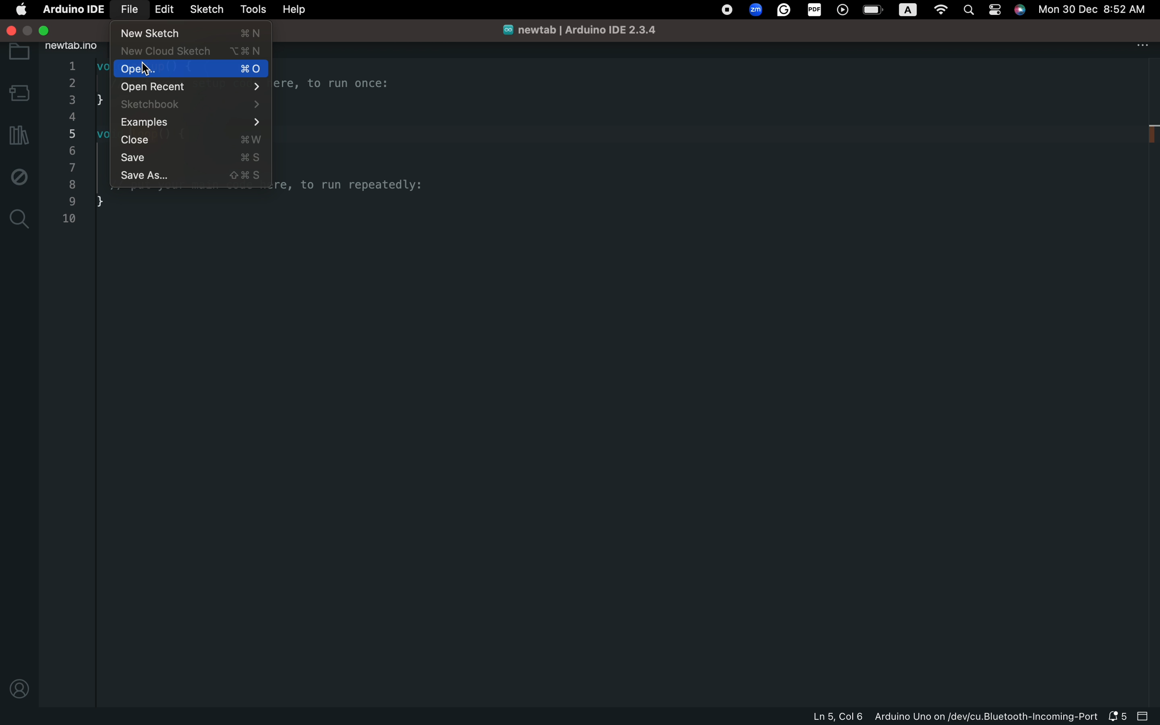 The image size is (1160, 725). I want to click on save as, so click(190, 175).